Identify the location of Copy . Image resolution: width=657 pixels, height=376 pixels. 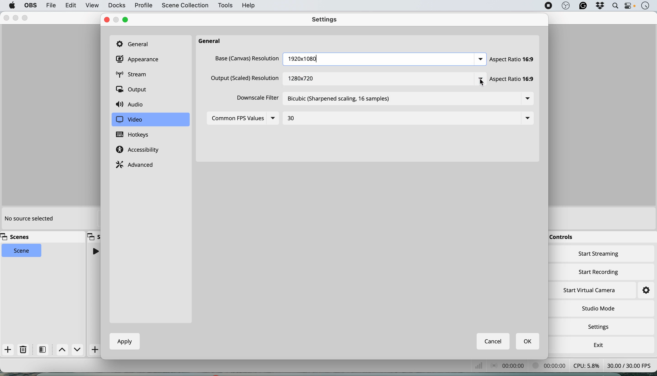
(94, 236).